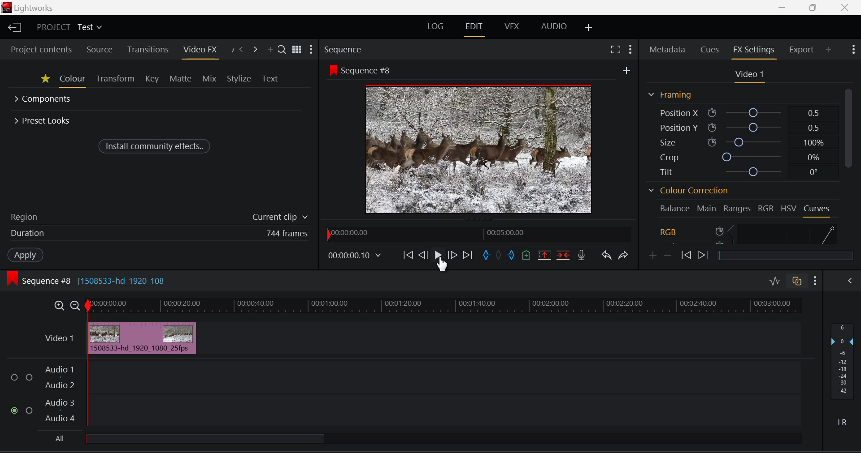 This screenshot has height=453, width=861. Describe the element at coordinates (199, 50) in the screenshot. I see `Video FX` at that location.